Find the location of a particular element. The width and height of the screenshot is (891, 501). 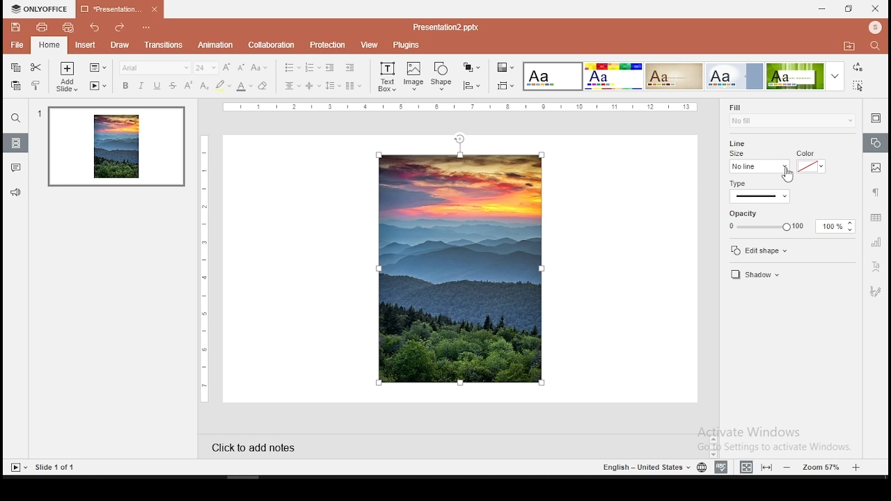

change color theme is located at coordinates (505, 67).